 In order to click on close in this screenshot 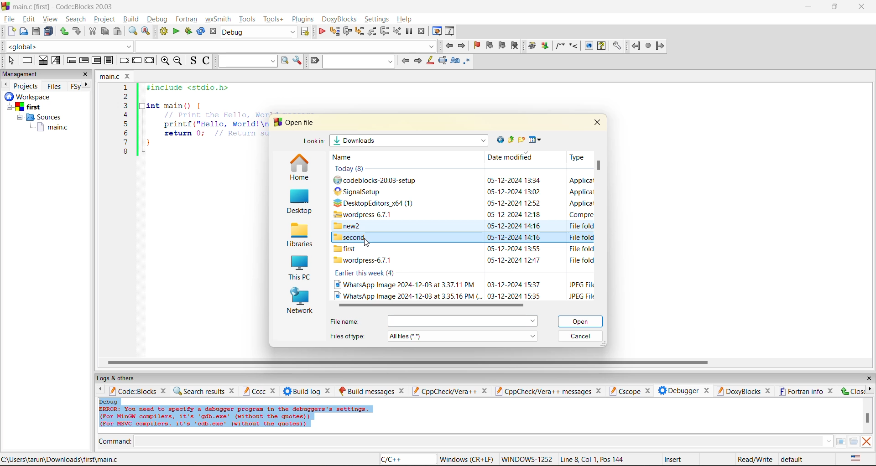, I will do `click(484, 391)`.